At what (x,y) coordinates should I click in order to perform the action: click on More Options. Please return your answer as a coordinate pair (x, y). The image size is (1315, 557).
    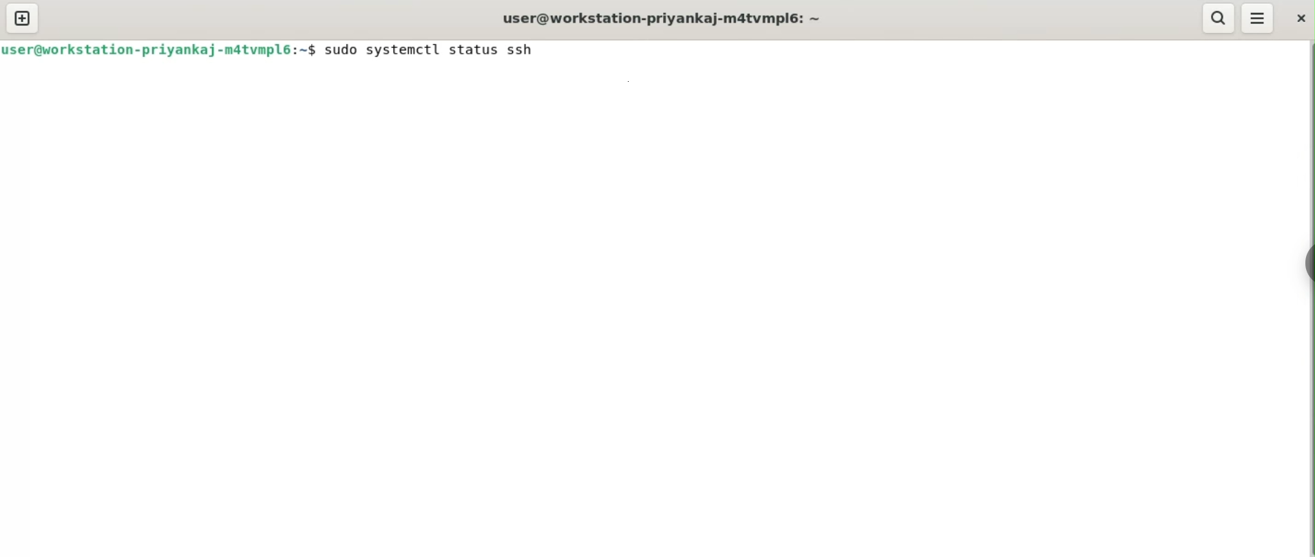
    Looking at the image, I should click on (1263, 19).